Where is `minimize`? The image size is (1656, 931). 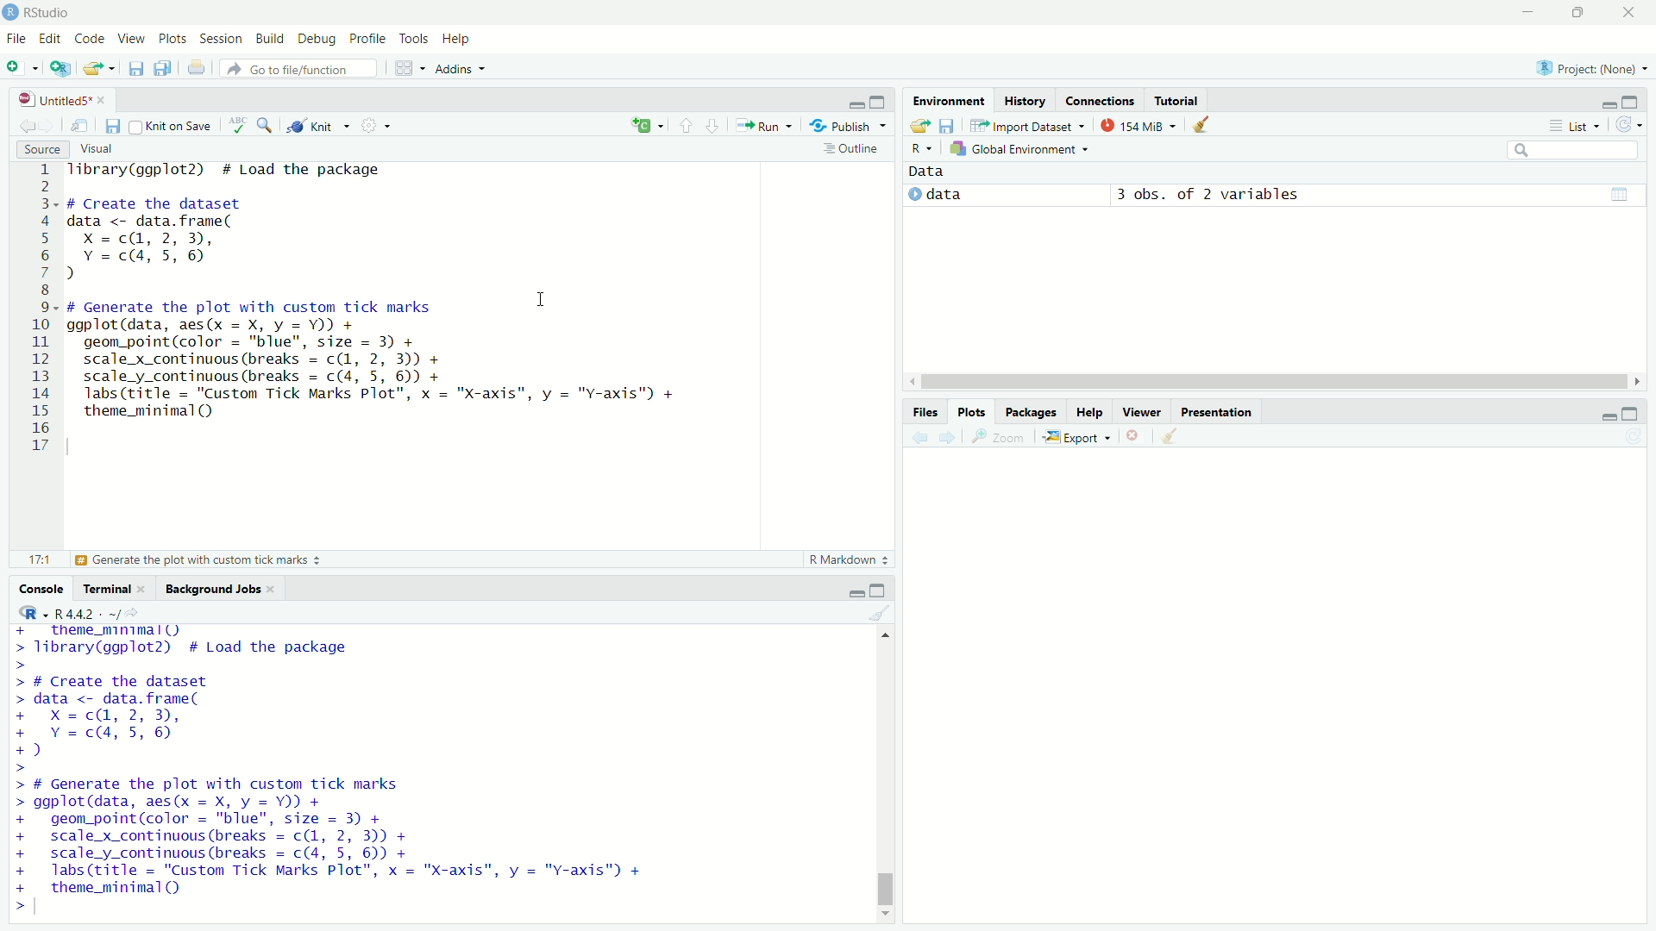 minimize is located at coordinates (854, 104).